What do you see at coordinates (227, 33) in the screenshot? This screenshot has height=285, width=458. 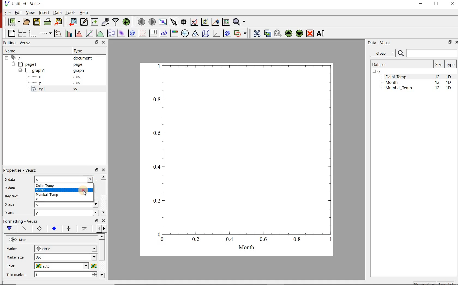 I see `plot covariance ellipses` at bounding box center [227, 33].